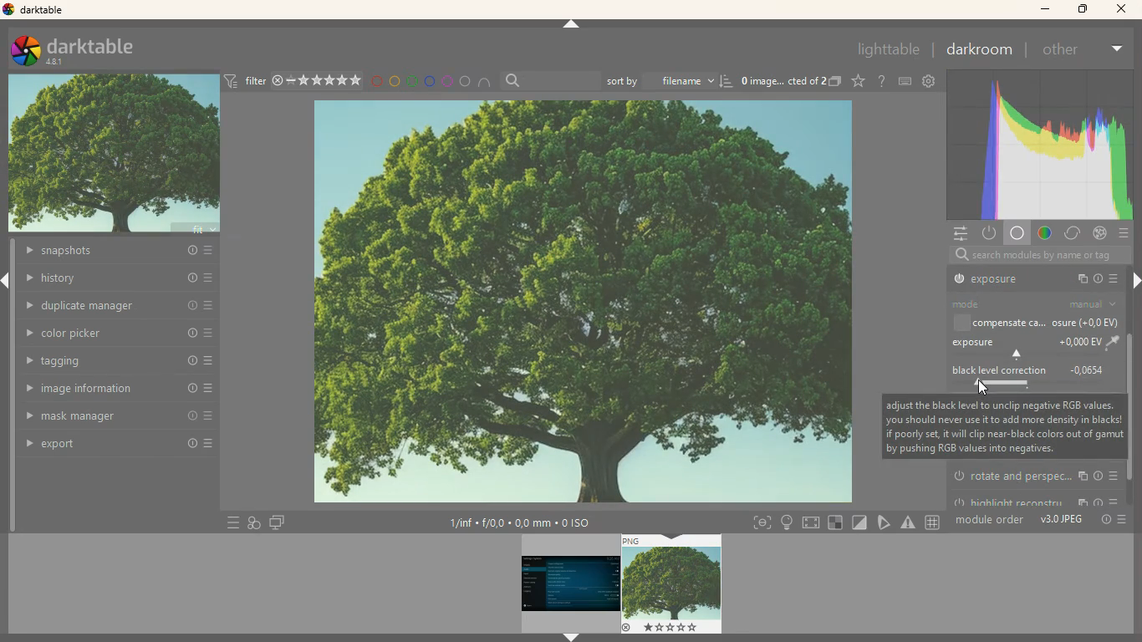 This screenshot has width=1142, height=642. Describe the element at coordinates (483, 82) in the screenshot. I see `semi circle` at that location.